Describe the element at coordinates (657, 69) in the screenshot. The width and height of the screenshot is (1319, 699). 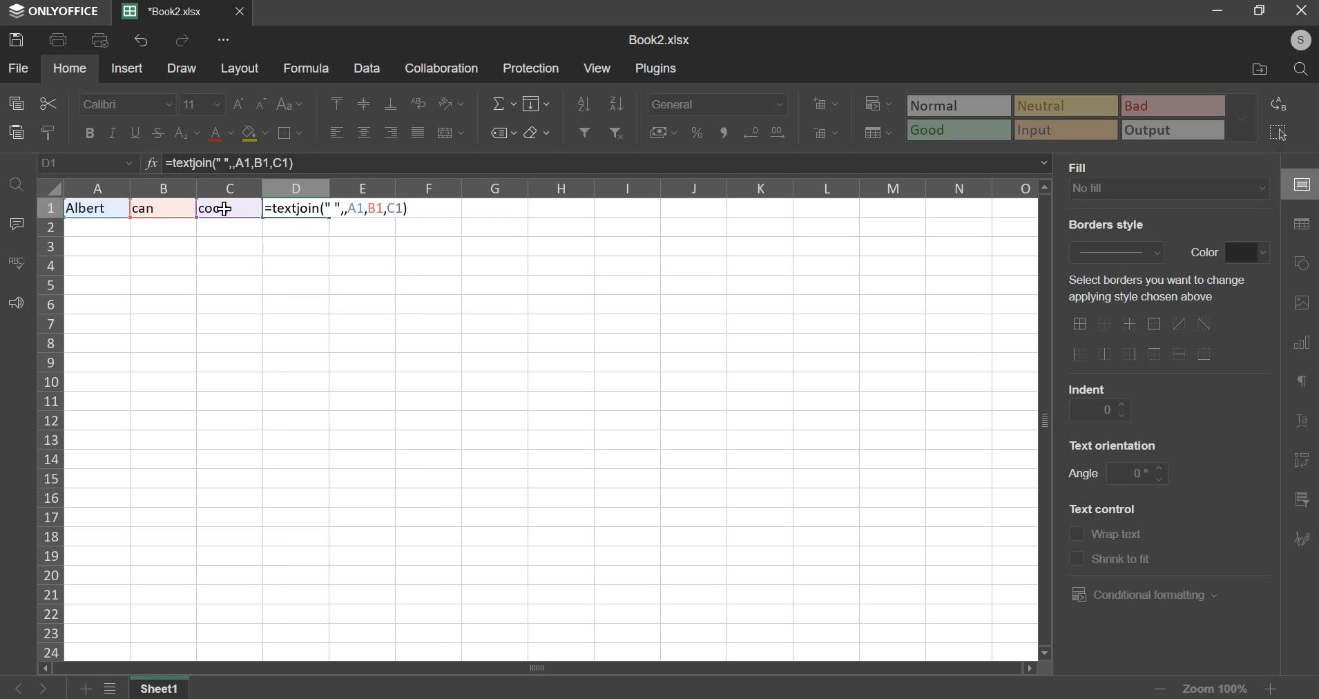
I see `plugins` at that location.